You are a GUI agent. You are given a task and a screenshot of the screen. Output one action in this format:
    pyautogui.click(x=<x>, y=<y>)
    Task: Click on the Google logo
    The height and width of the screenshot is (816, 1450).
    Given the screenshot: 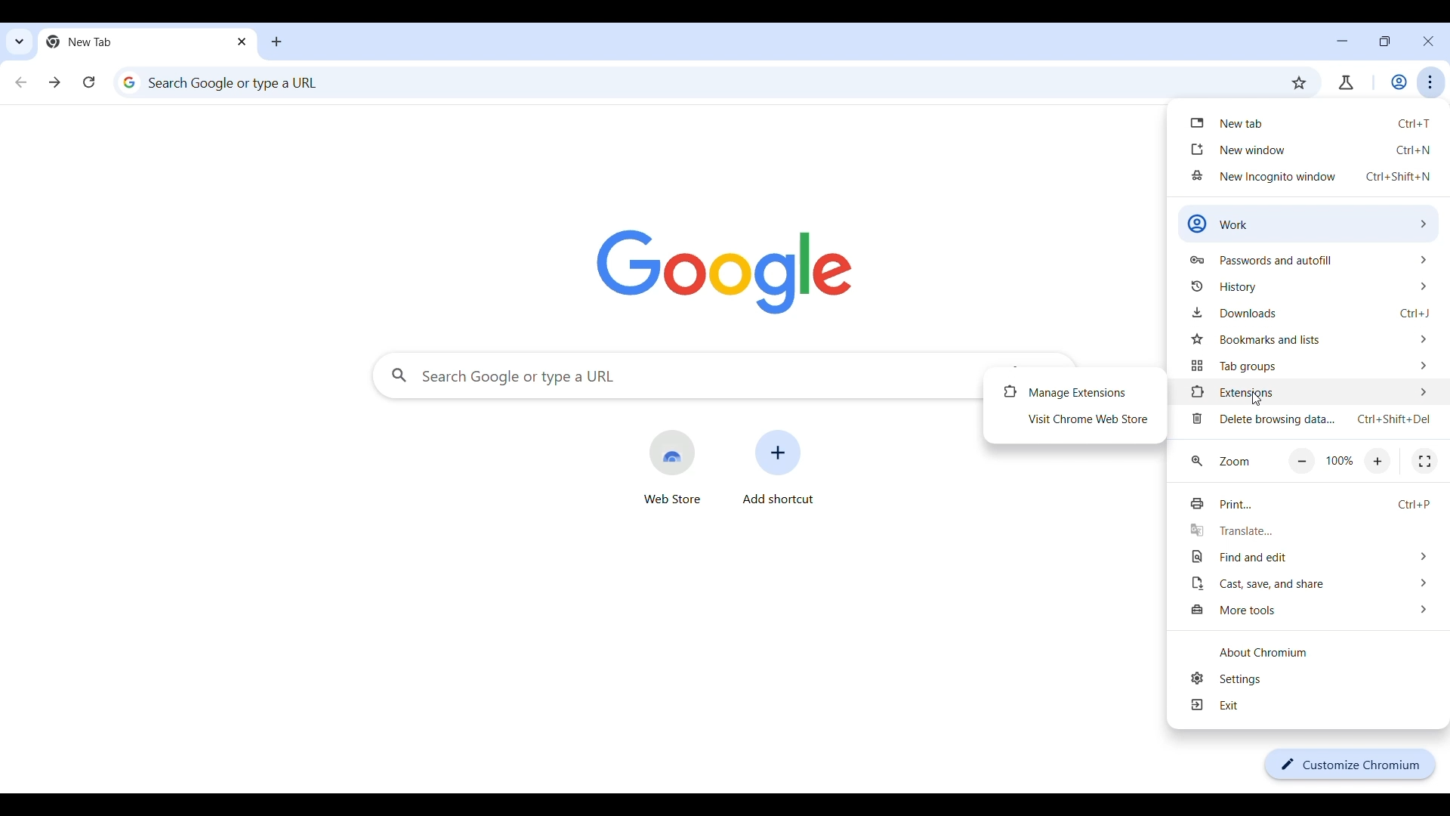 What is the action you would take?
    pyautogui.click(x=724, y=273)
    